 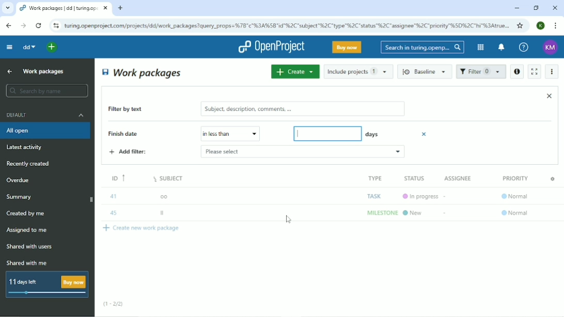 I want to click on Back, so click(x=8, y=25).